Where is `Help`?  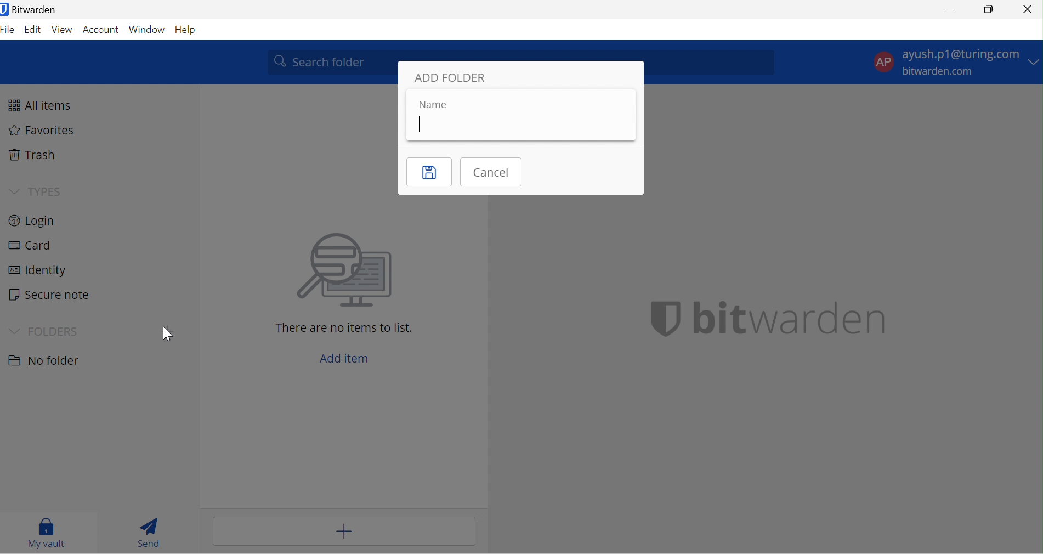 Help is located at coordinates (189, 30).